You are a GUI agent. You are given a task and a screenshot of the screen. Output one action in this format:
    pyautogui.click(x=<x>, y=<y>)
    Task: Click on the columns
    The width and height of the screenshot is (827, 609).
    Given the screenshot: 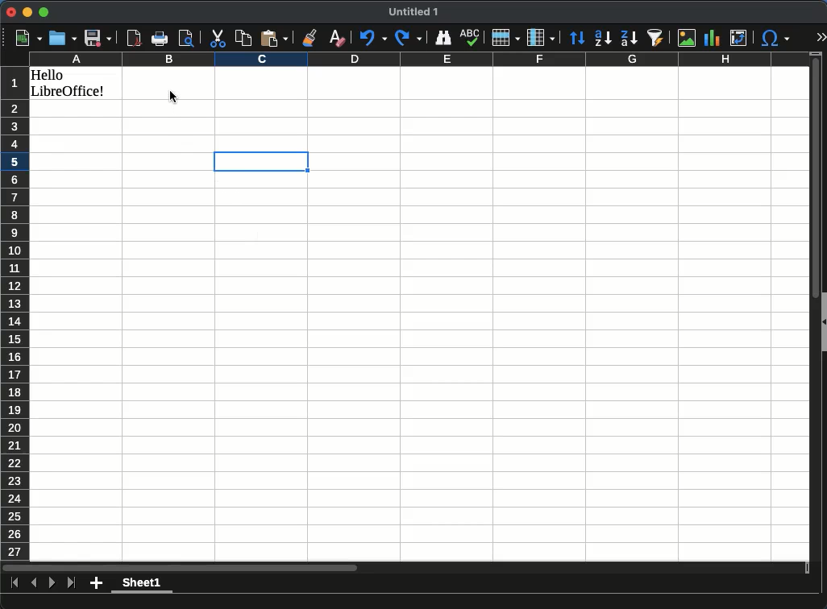 What is the action you would take?
    pyautogui.click(x=418, y=59)
    